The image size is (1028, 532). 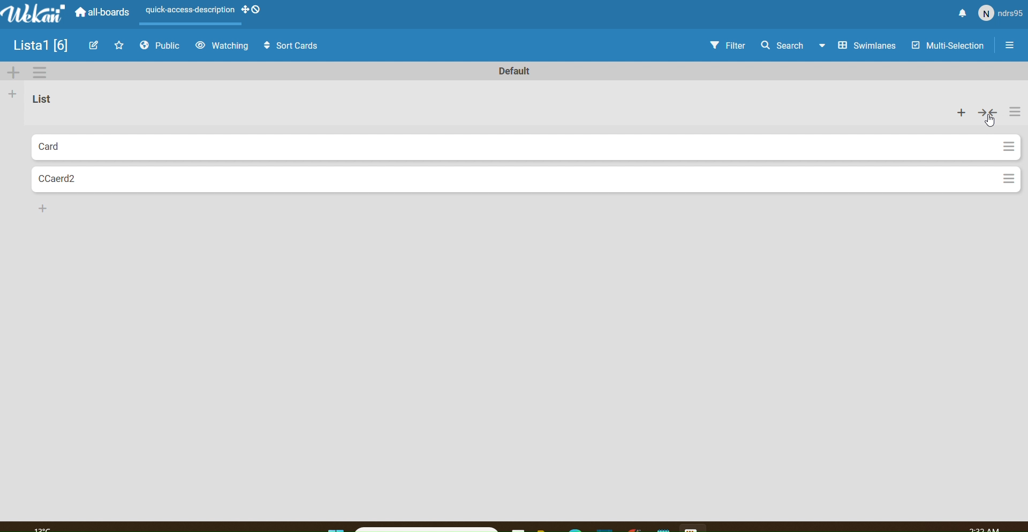 I want to click on Add, so click(x=11, y=96).